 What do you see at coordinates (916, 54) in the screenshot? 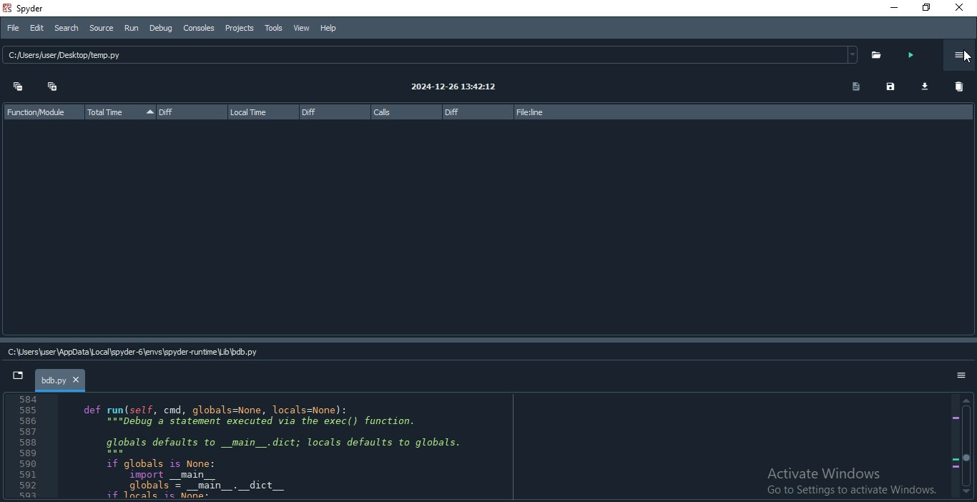
I see `run` at bounding box center [916, 54].